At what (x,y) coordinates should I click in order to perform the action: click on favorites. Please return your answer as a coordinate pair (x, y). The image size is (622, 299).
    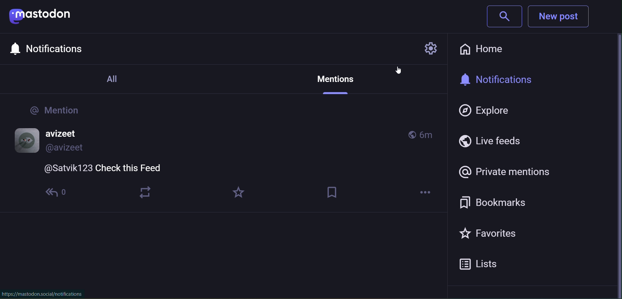
    Looking at the image, I should click on (243, 191).